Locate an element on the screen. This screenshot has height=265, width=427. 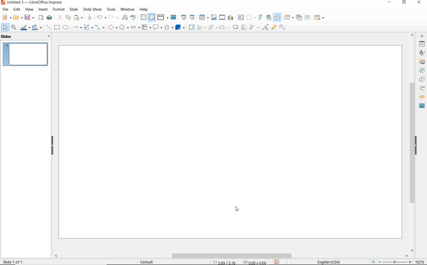
STYLES is located at coordinates (422, 53).